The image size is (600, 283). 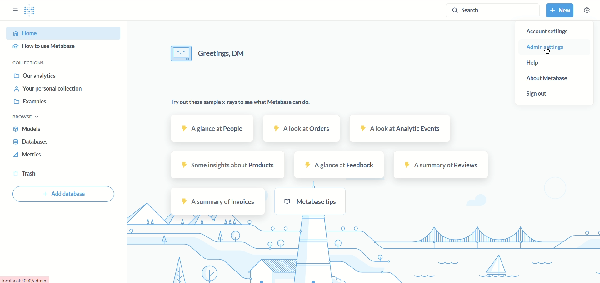 What do you see at coordinates (403, 128) in the screenshot?
I see `a look at Analytic events` at bounding box center [403, 128].